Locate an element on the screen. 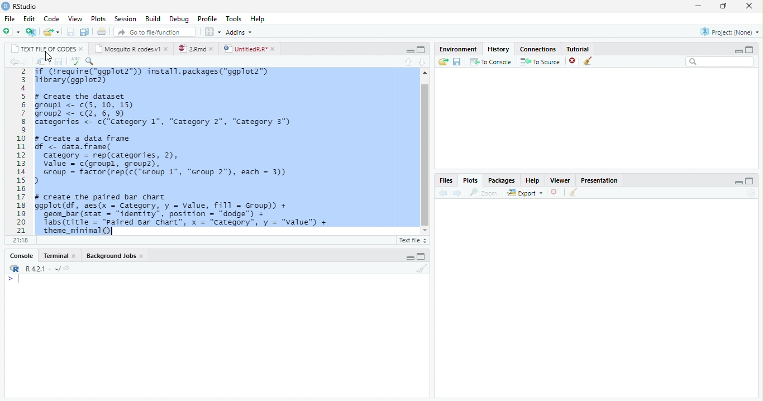 This screenshot has height=401, width=763. 2 3 4 5 6 7 8 9 10 11 12 13 14 15 16 17 18 19 20 21 is located at coordinates (22, 151).